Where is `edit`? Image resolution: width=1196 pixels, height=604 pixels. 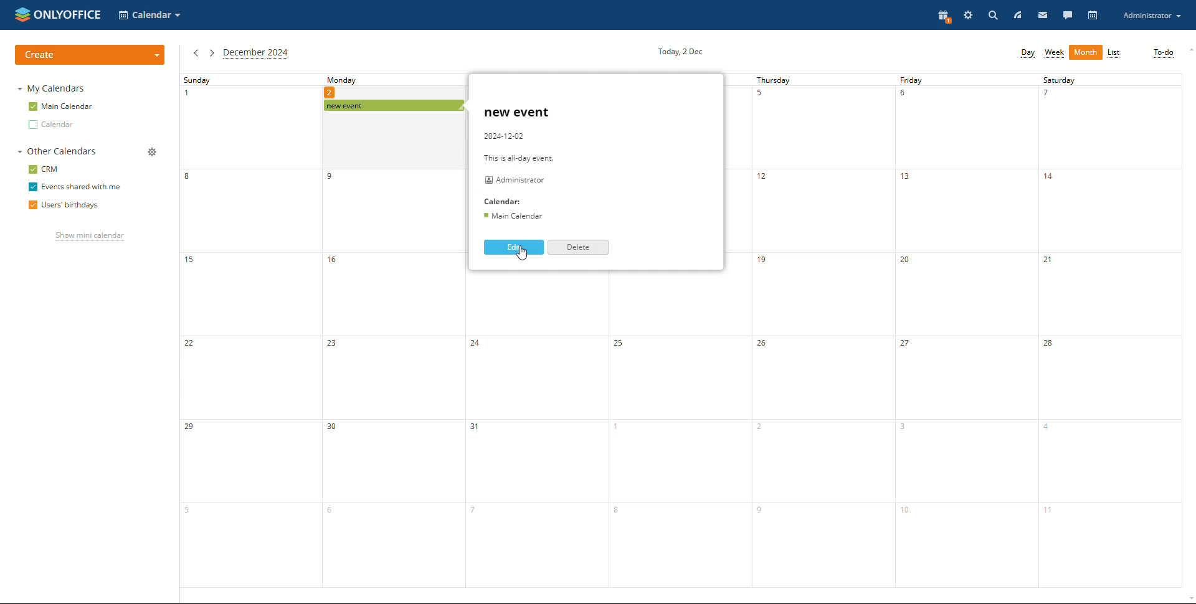 edit is located at coordinates (513, 247).